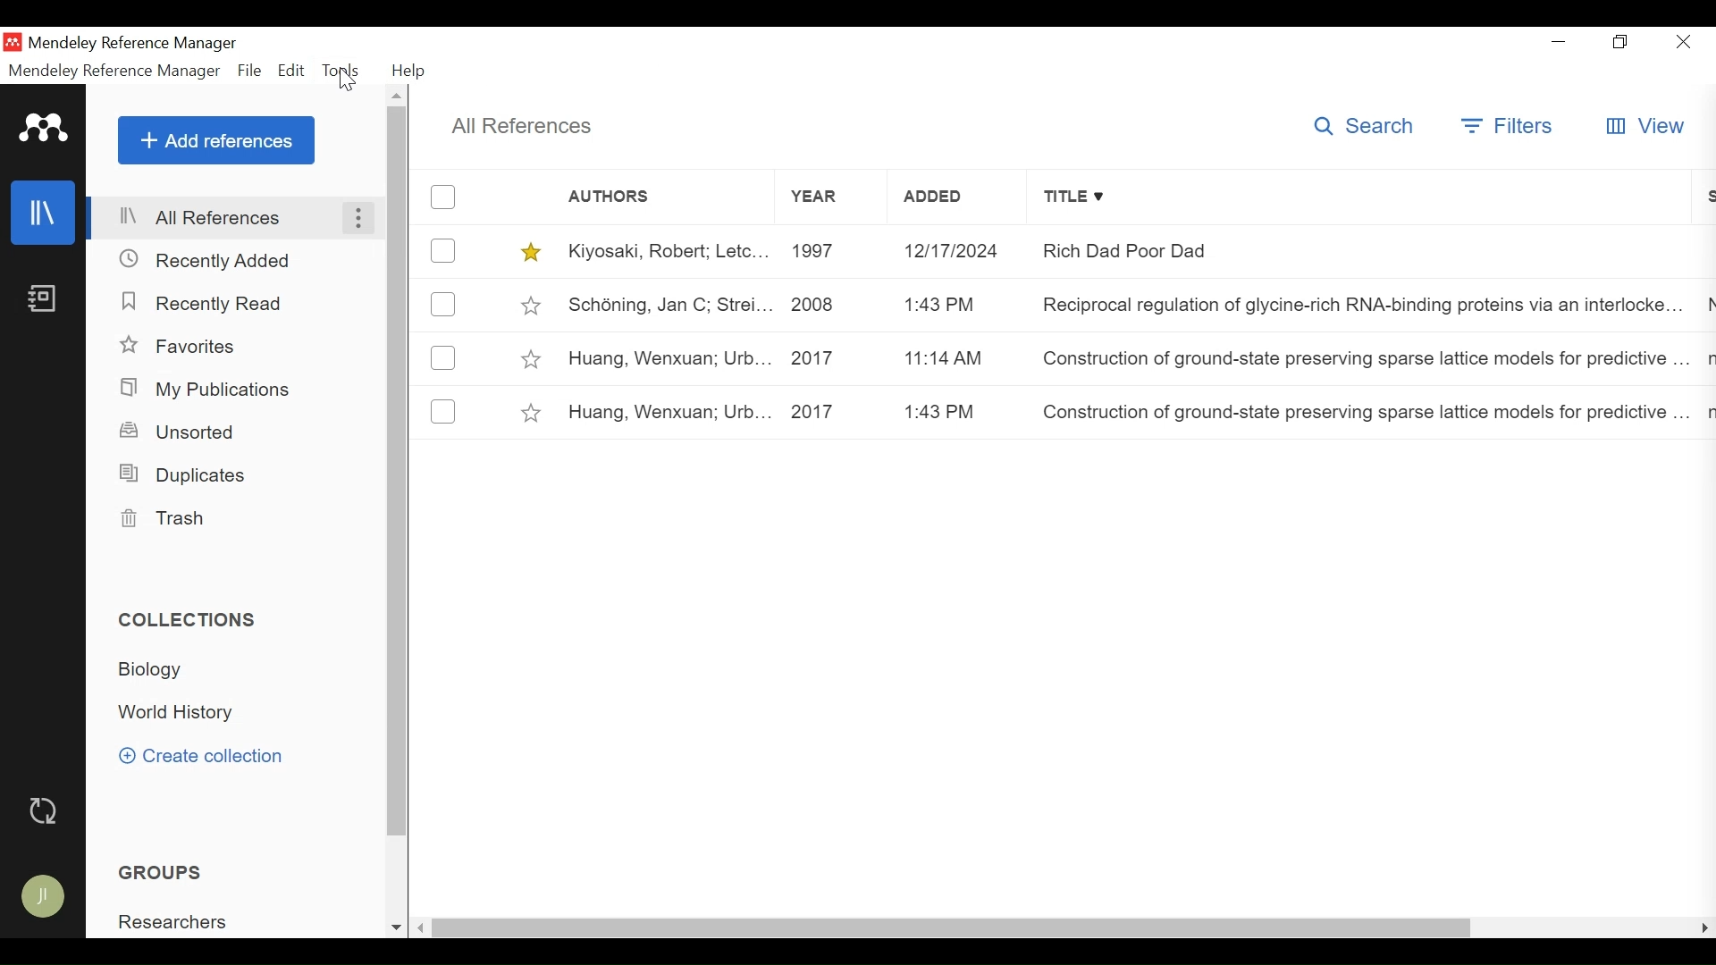 The width and height of the screenshot is (1716, 965). Describe the element at coordinates (951, 250) in the screenshot. I see `12/17/2014` at that location.